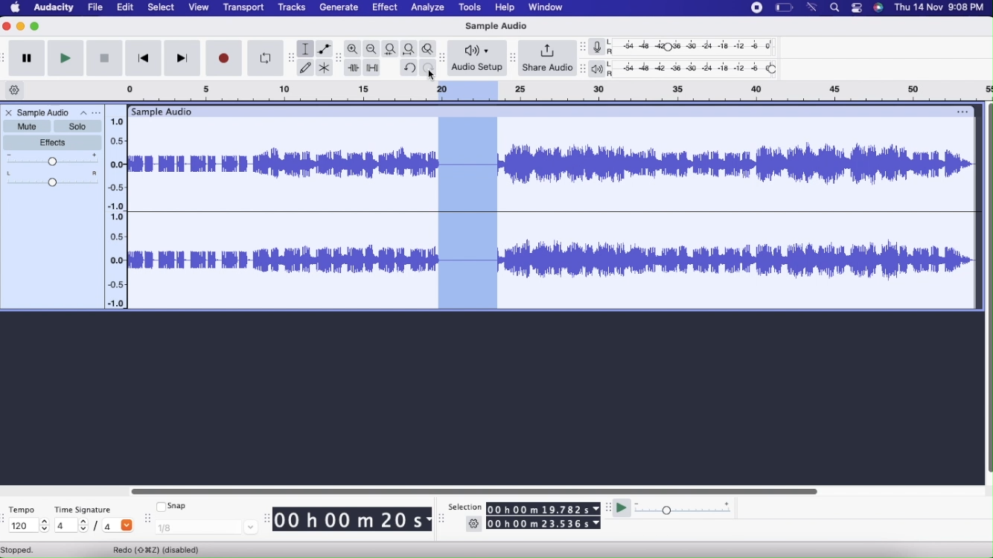  What do you see at coordinates (386, 7) in the screenshot?
I see `Effect` at bounding box center [386, 7].